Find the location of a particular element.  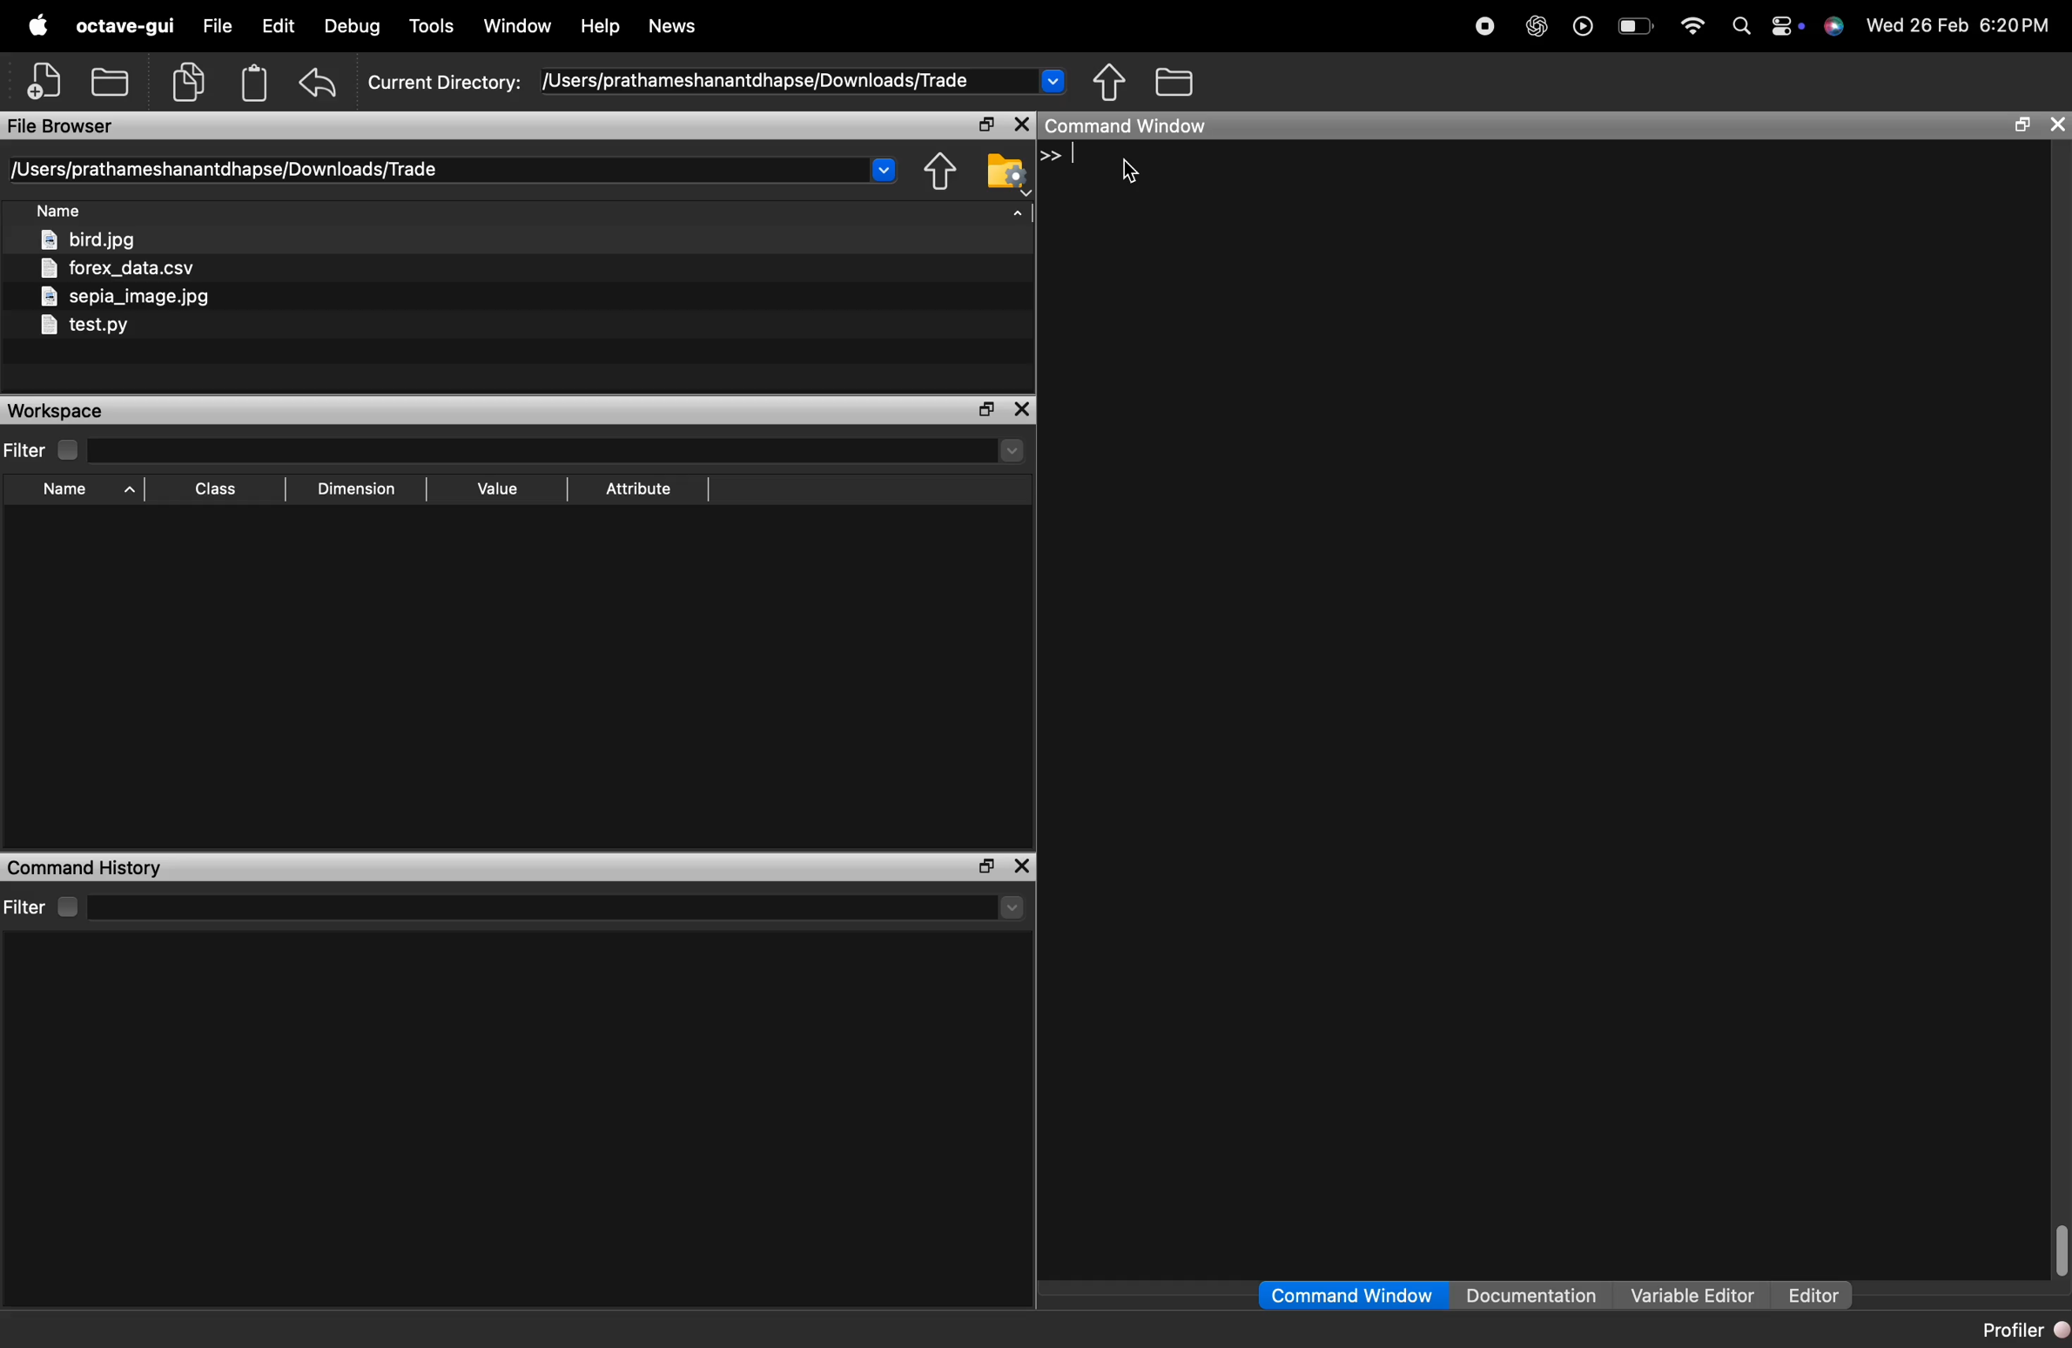

Tools is located at coordinates (435, 24).